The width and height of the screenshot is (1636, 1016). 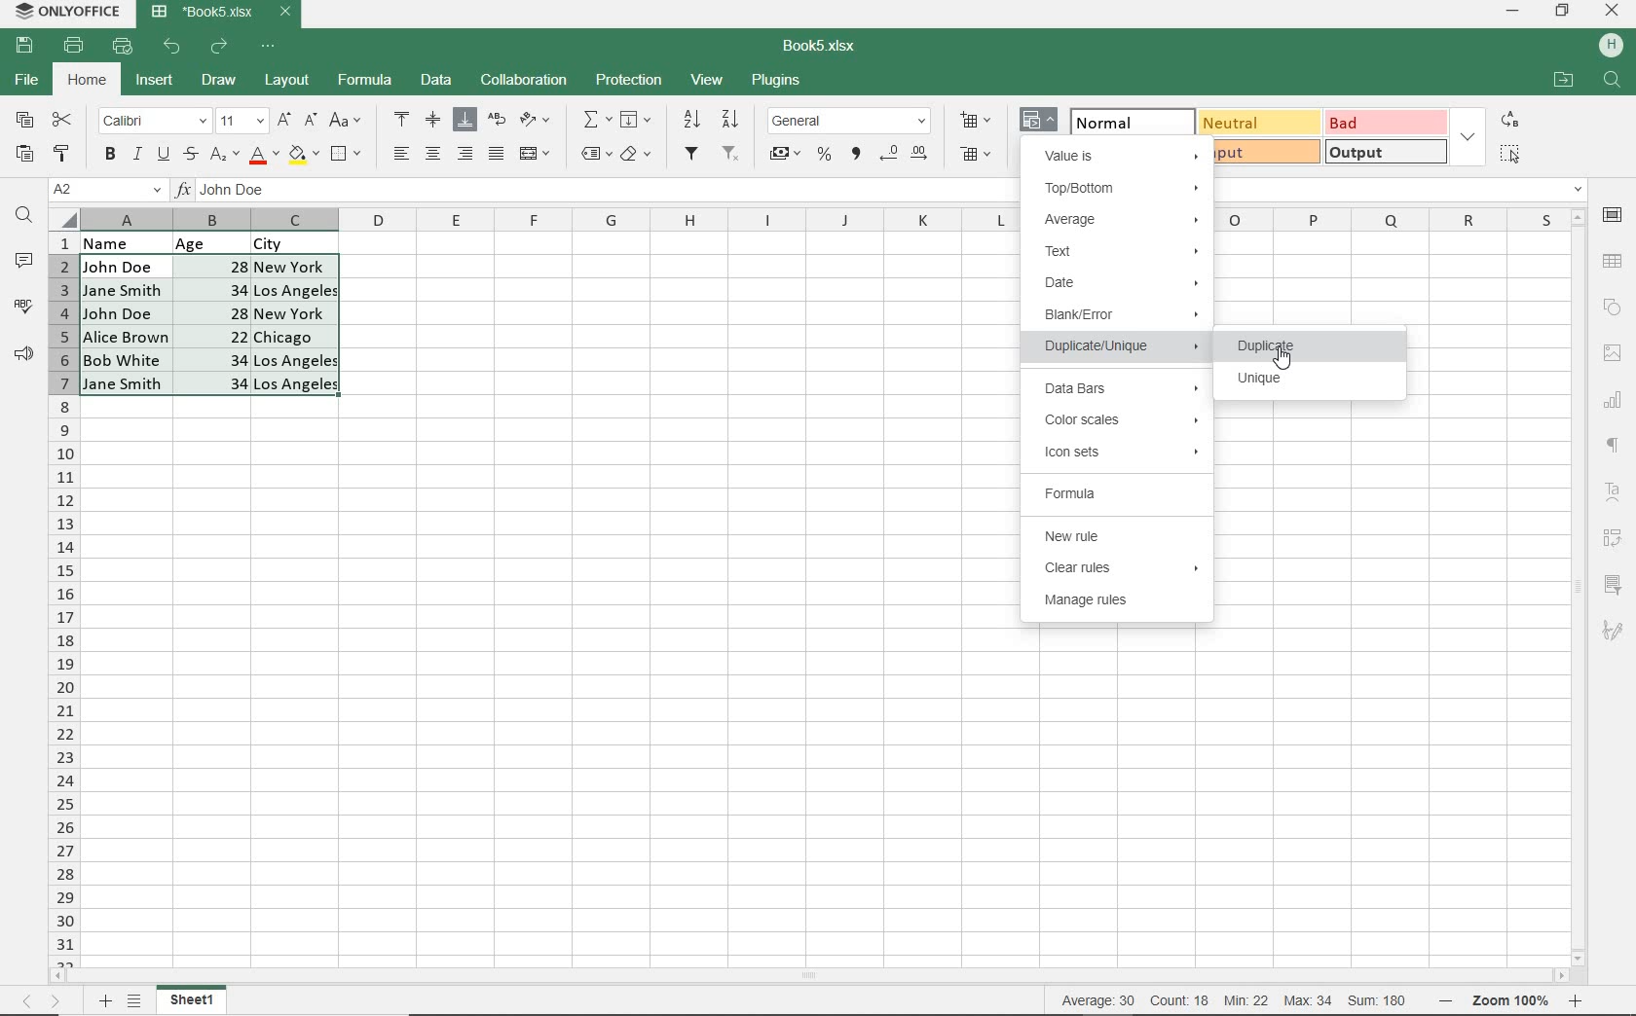 I want to click on DOCUMENT NAME, so click(x=827, y=47).